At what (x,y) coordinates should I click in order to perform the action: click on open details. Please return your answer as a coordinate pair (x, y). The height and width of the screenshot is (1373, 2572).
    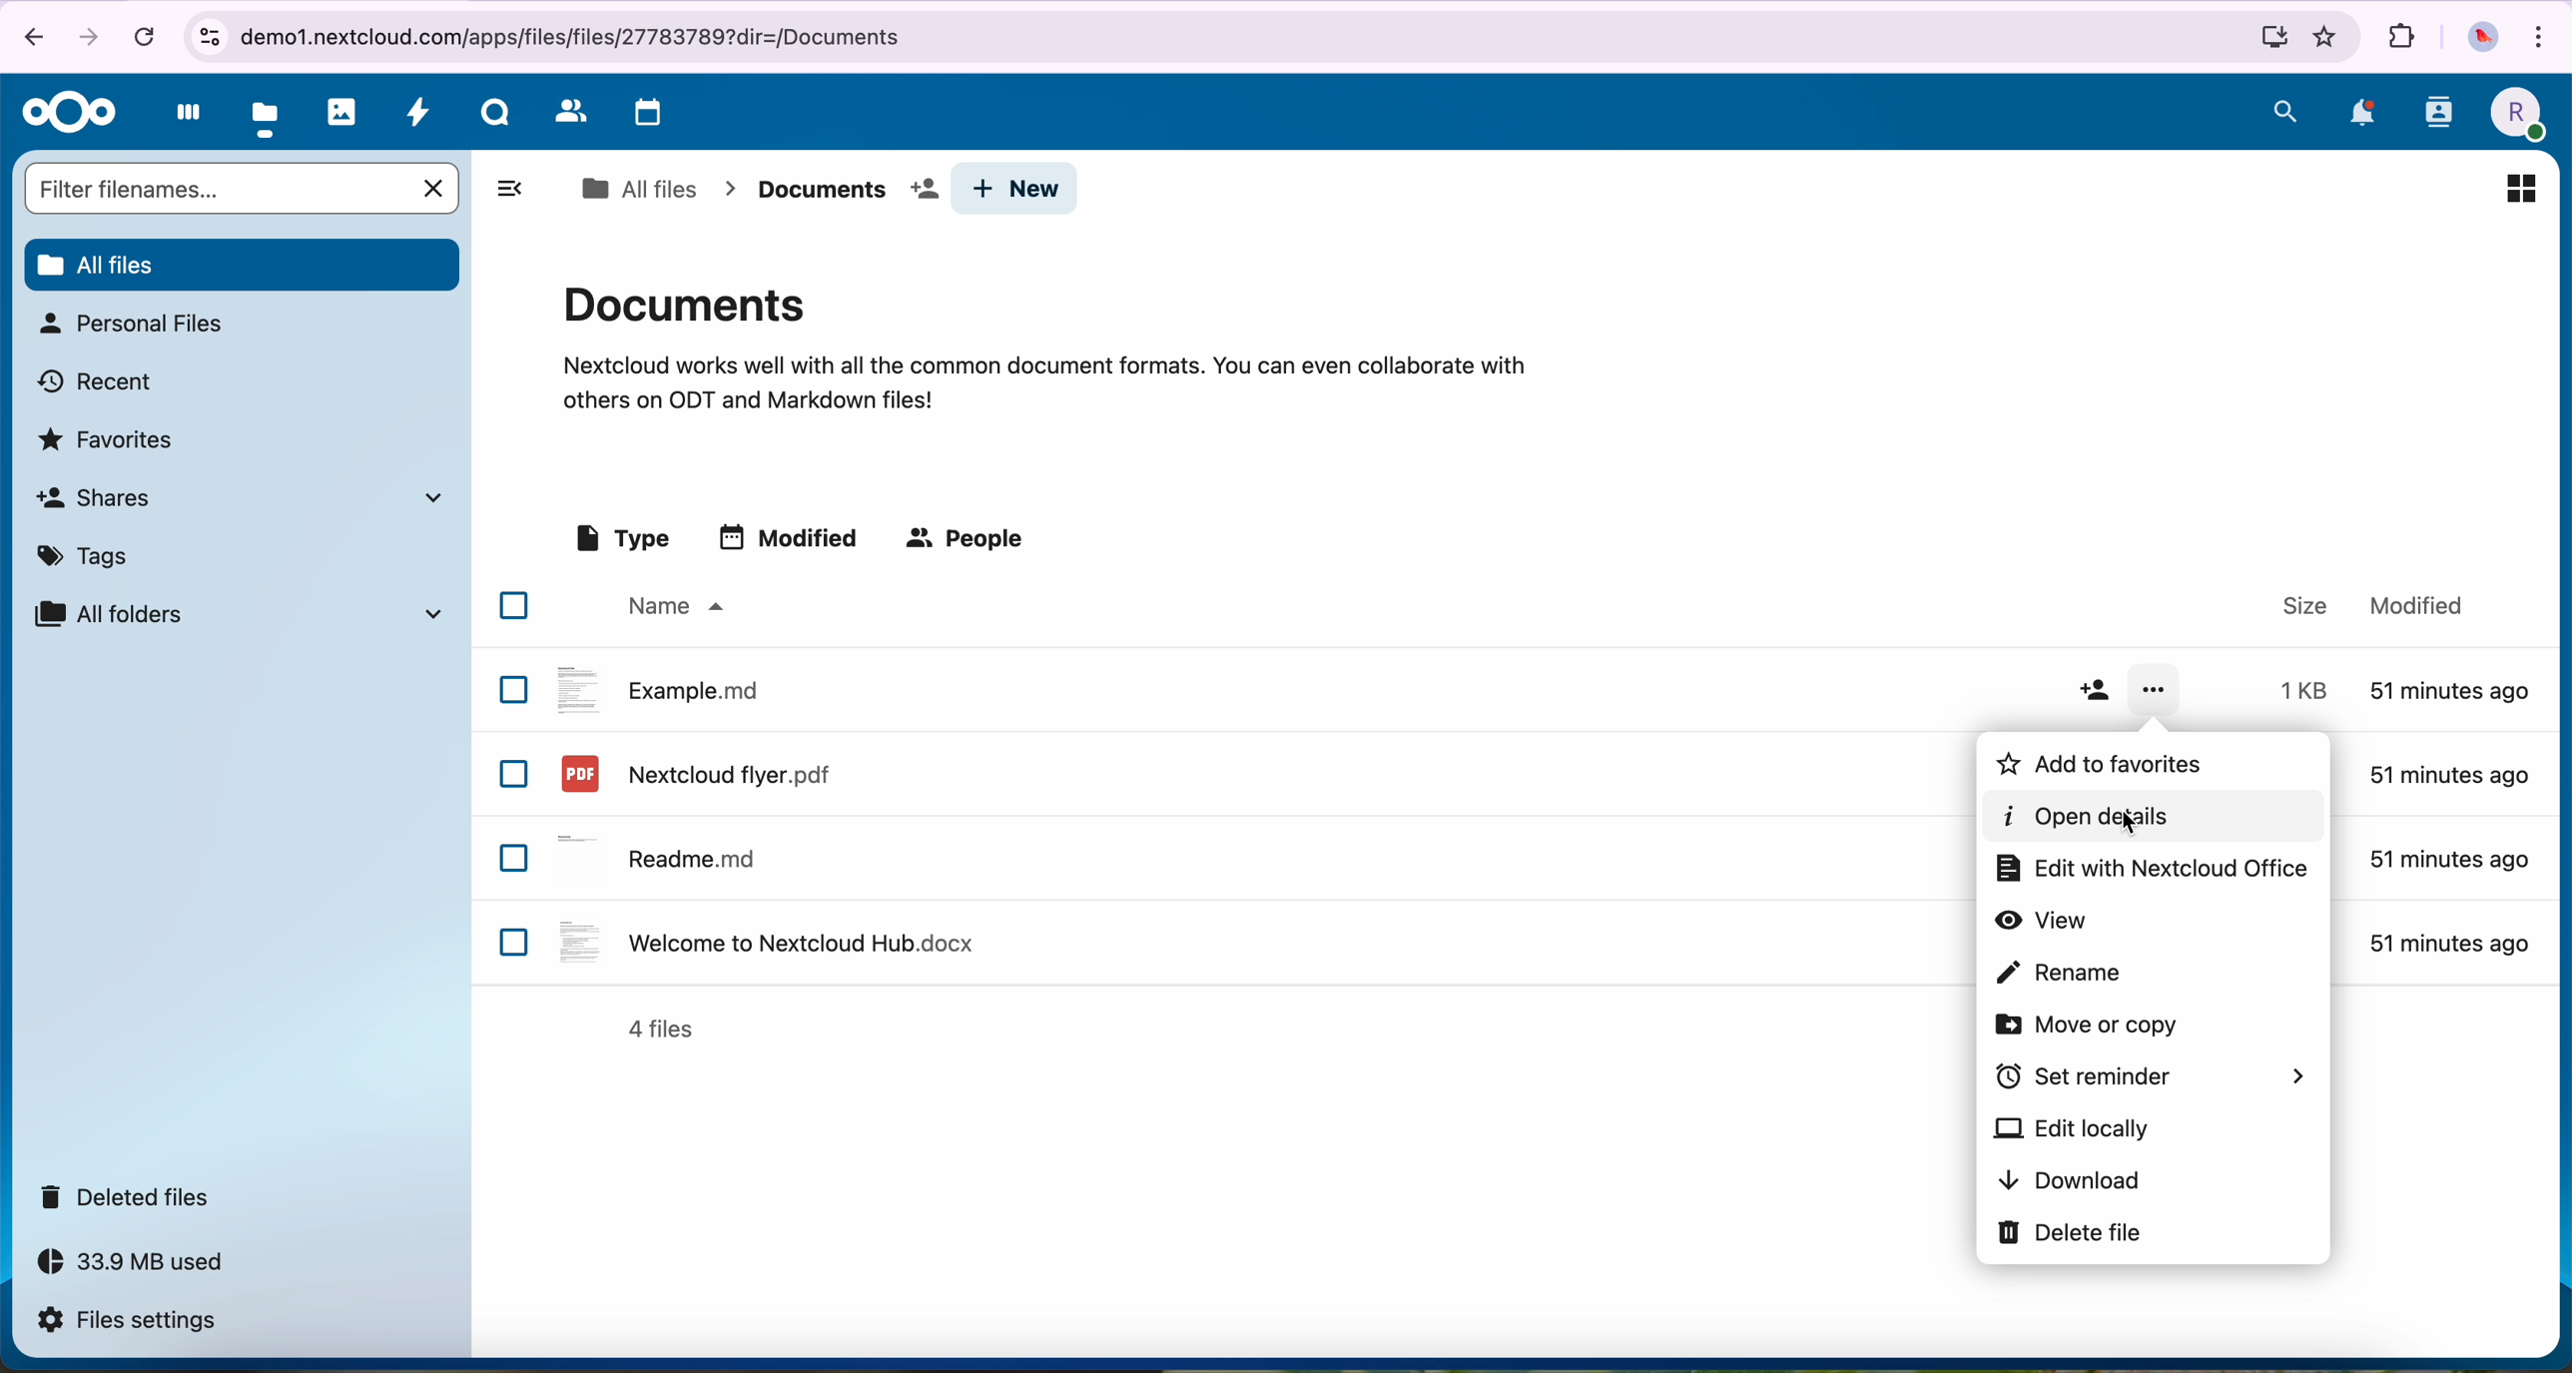
    Looking at the image, I should click on (2151, 817).